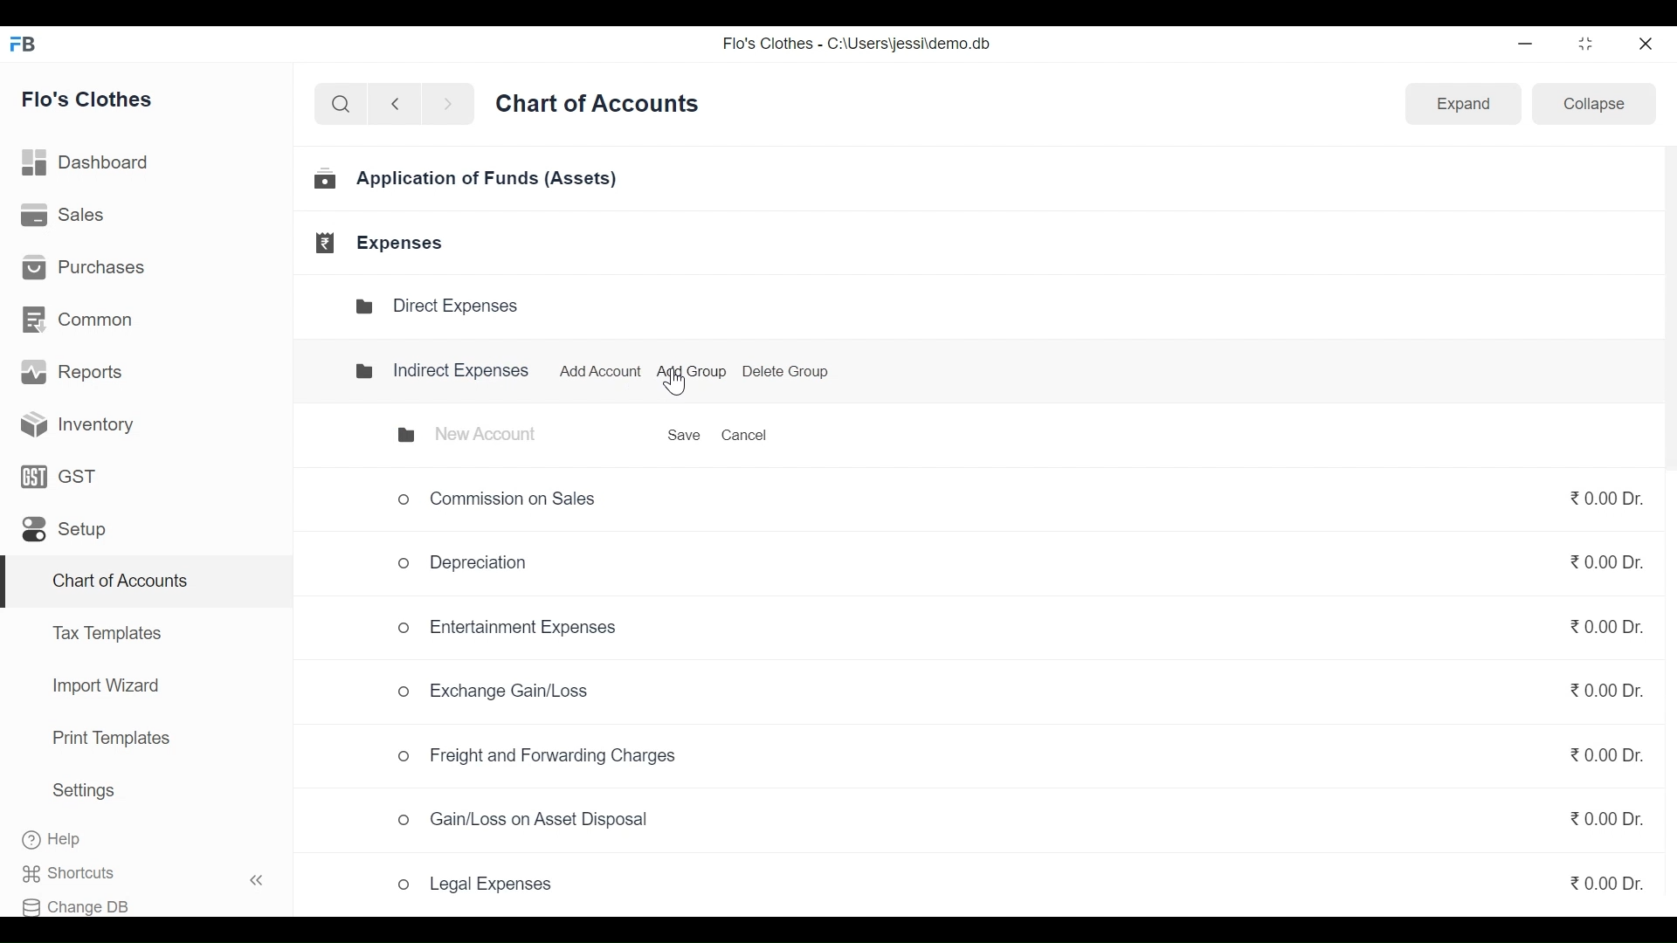  Describe the element at coordinates (59, 479) in the screenshot. I see `GST` at that location.